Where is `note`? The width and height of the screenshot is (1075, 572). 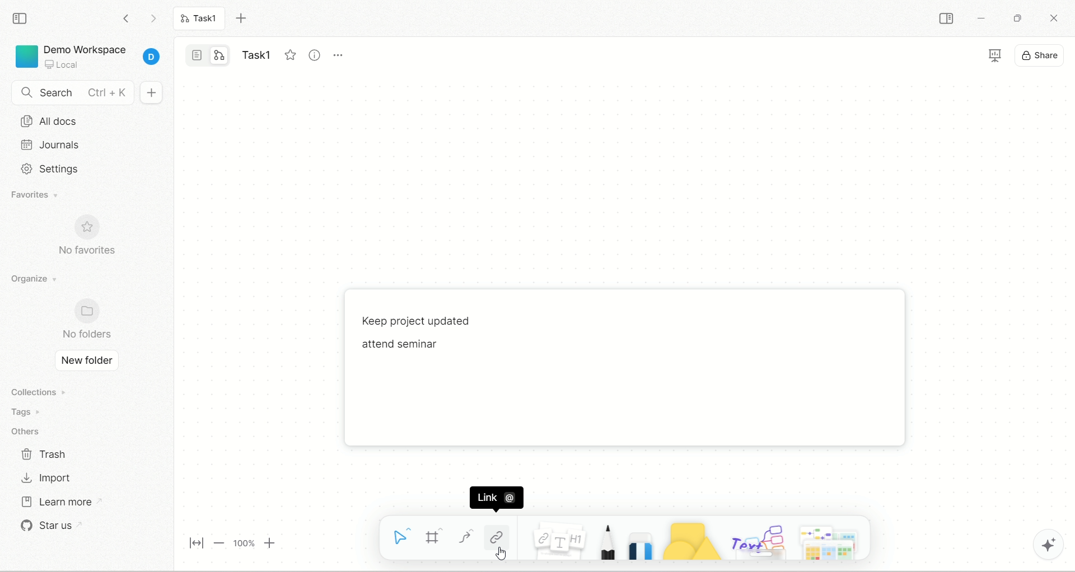 note is located at coordinates (559, 541).